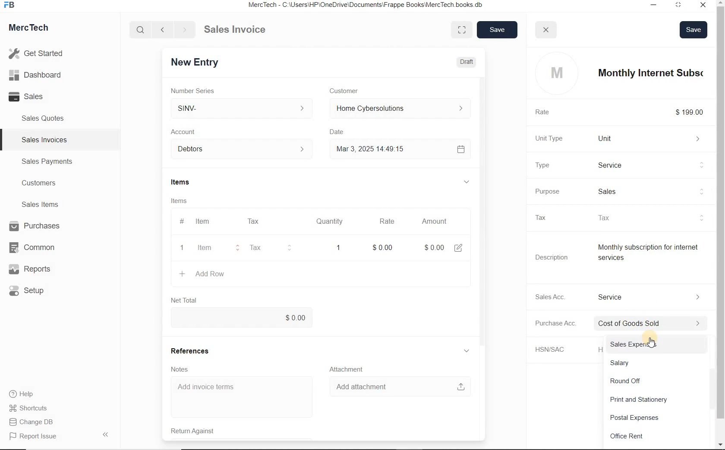  I want to click on Date, so click(343, 132).